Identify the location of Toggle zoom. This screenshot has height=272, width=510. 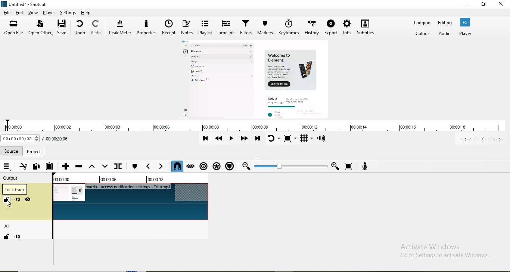
(291, 139).